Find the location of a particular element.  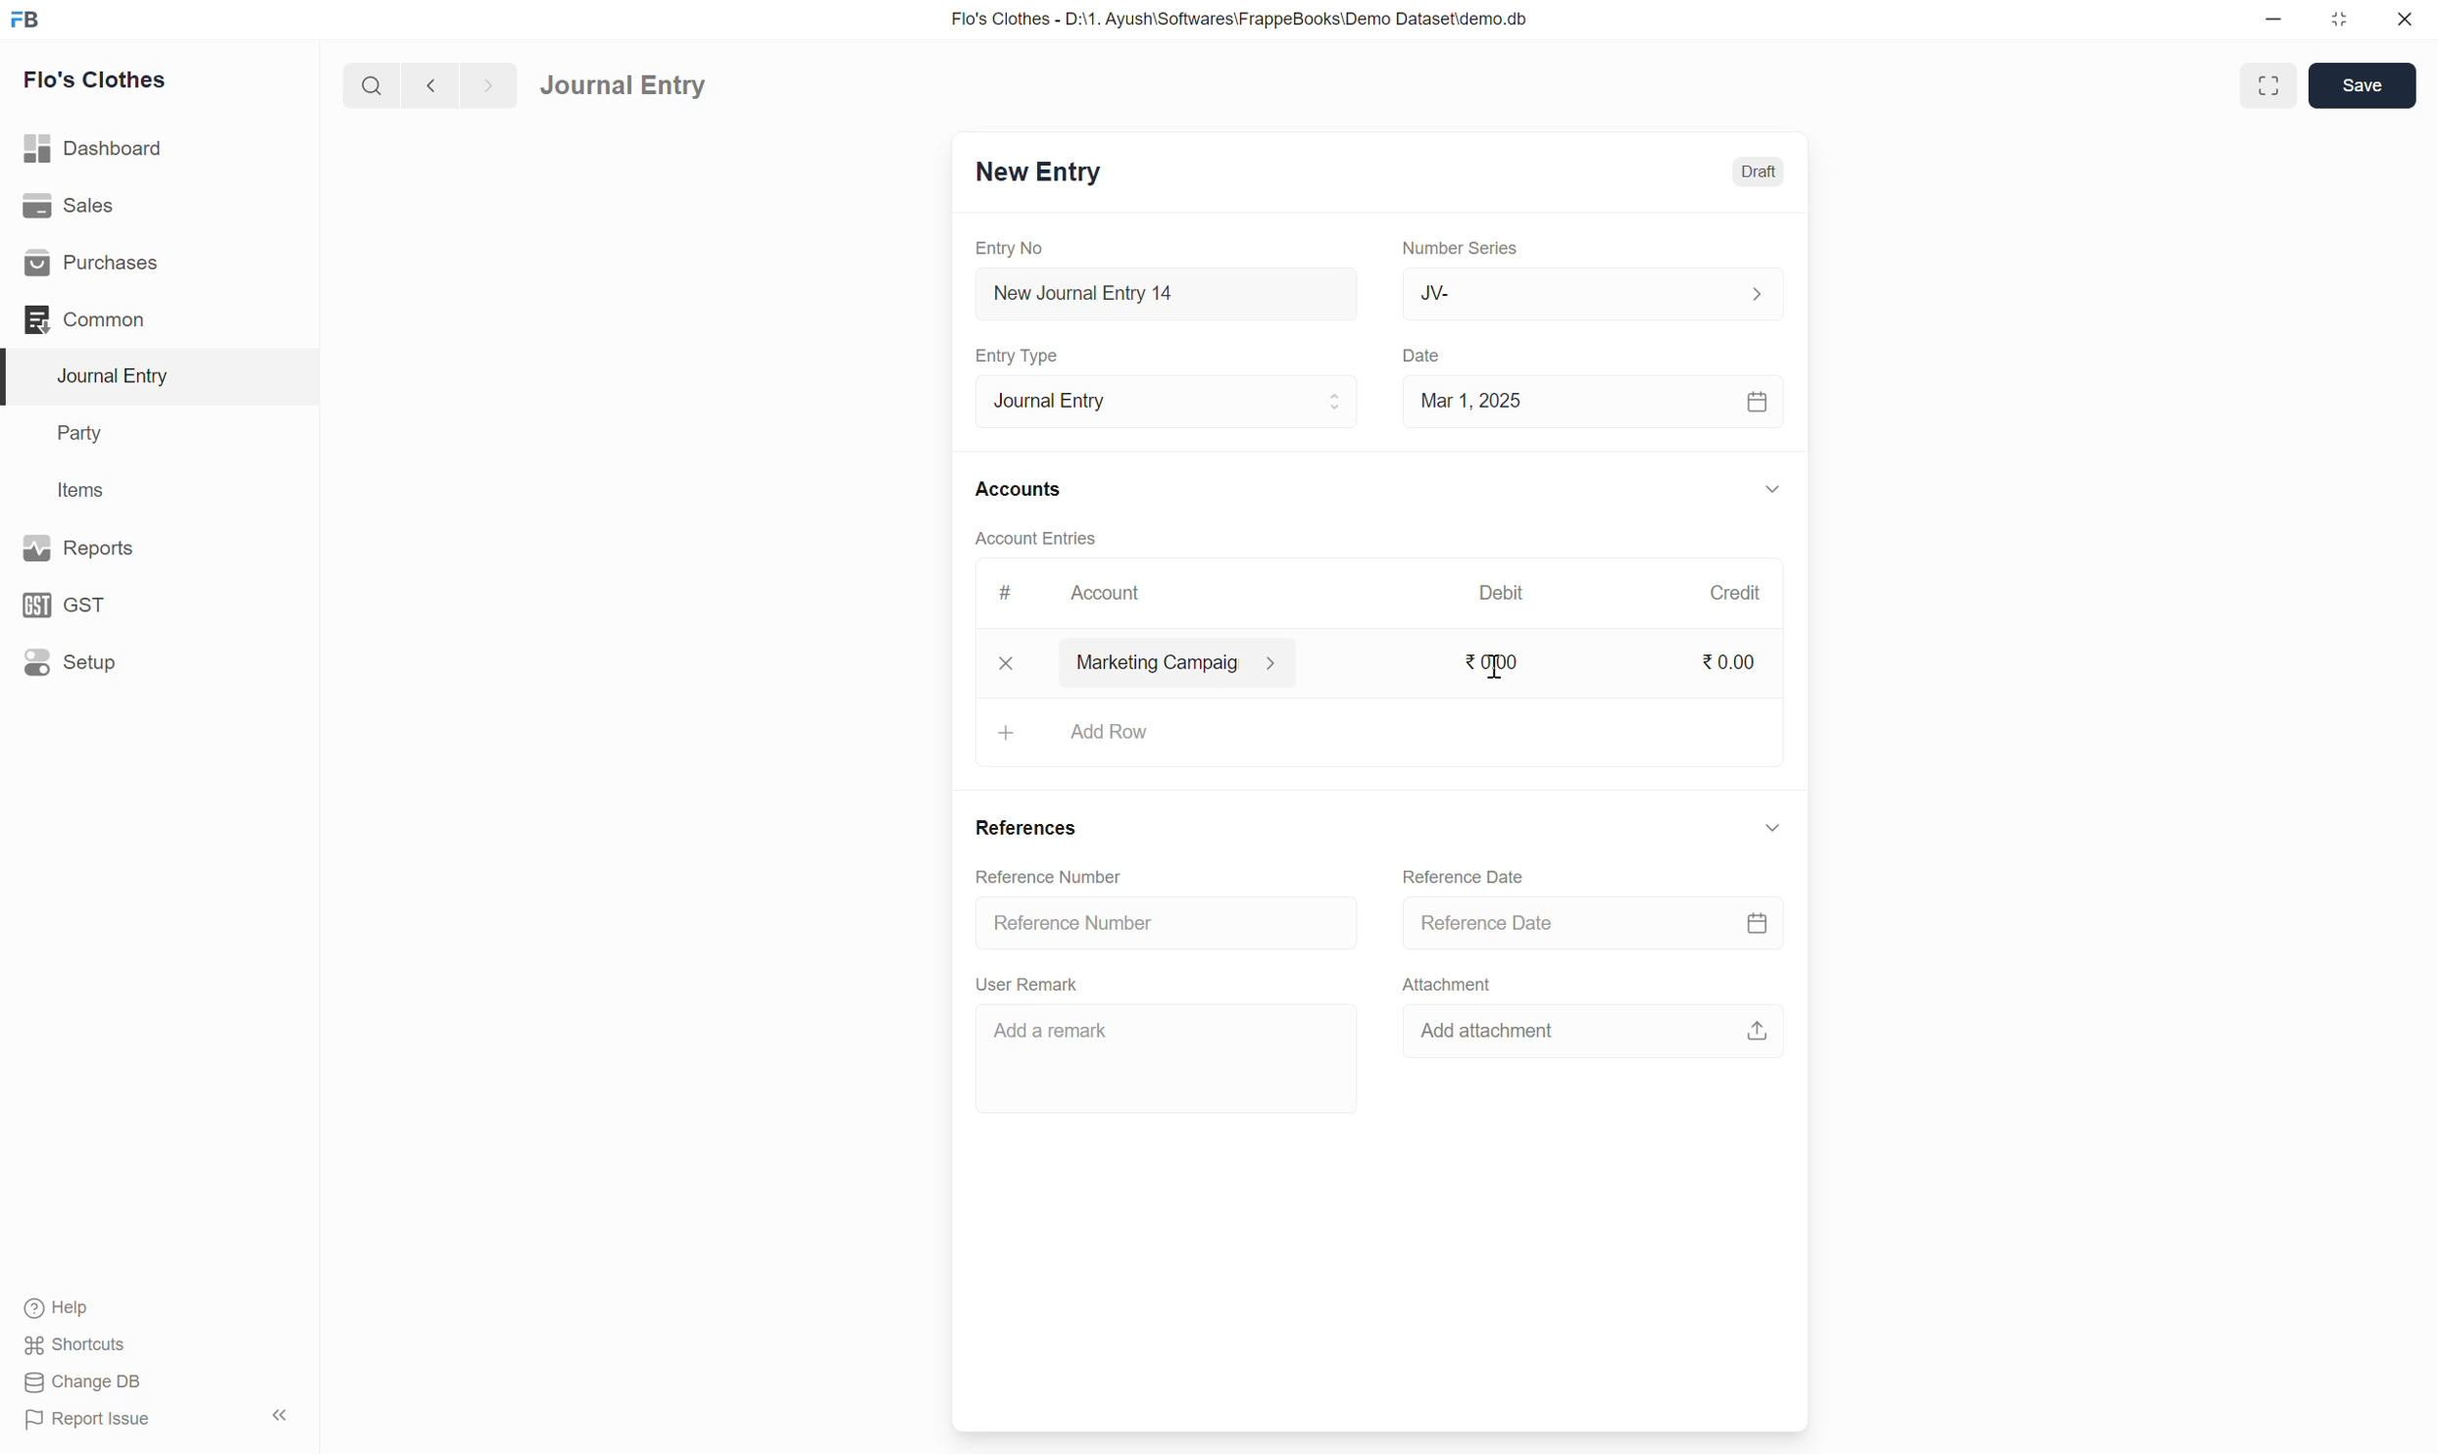

Add a remark is located at coordinates (1046, 1031).